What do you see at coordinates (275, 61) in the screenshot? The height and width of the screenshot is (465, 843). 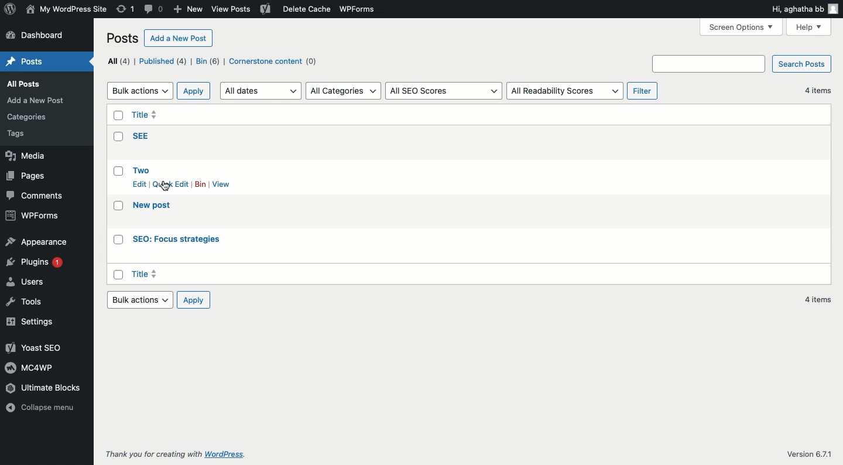 I see `Cornerstone content` at bounding box center [275, 61].